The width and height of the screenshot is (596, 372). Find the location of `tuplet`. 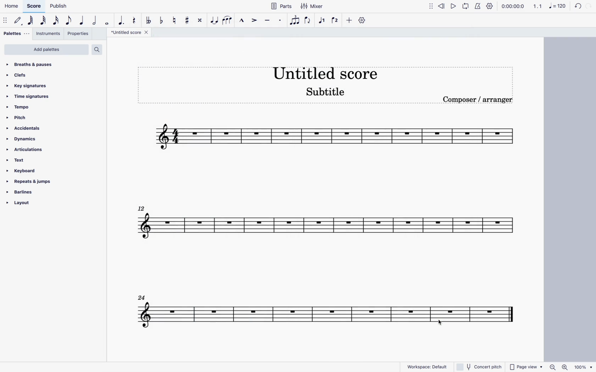

tuplet is located at coordinates (296, 22).